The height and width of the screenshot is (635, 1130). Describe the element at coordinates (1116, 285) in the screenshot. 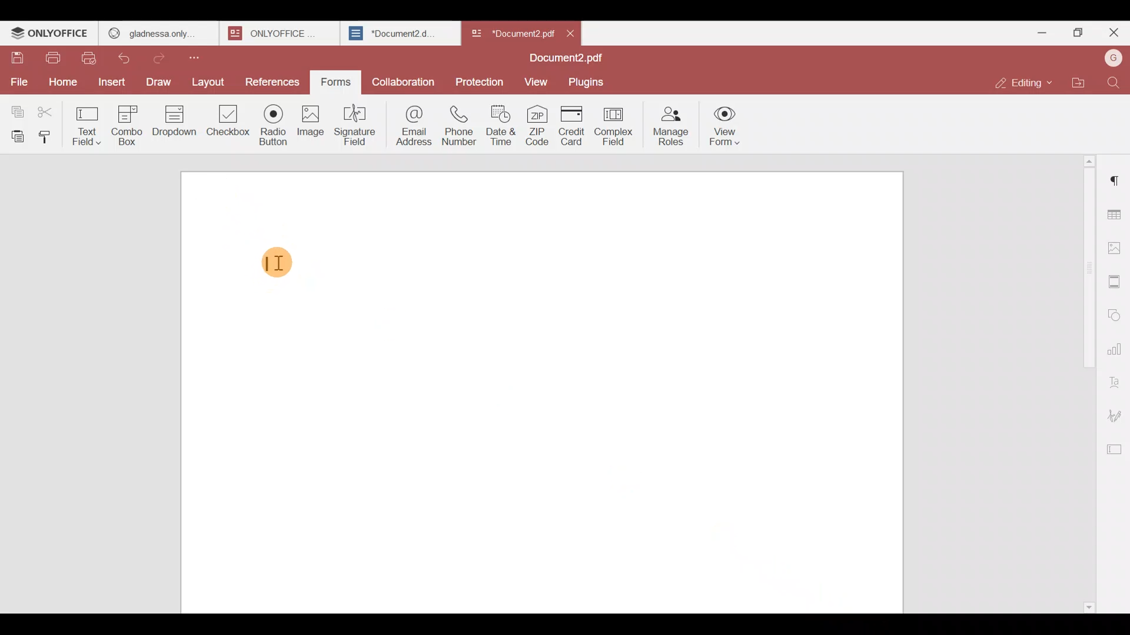

I see `Header & footer settings` at that location.